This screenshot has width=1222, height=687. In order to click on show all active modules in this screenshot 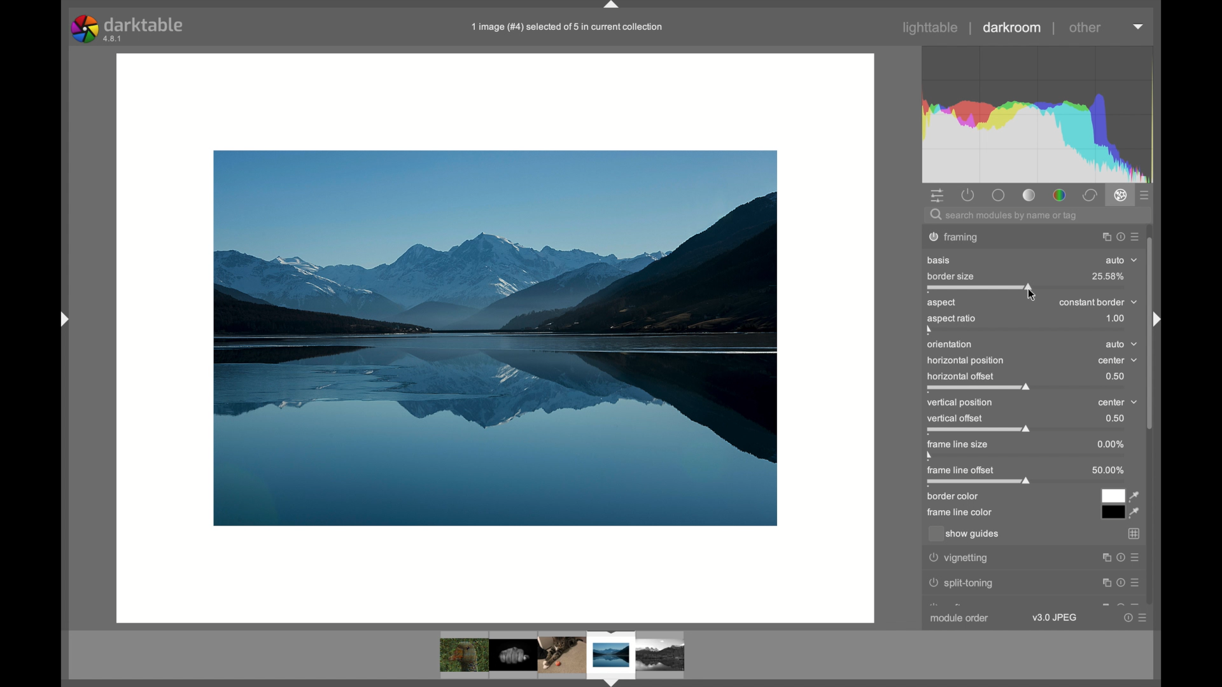, I will do `click(969, 195)`.